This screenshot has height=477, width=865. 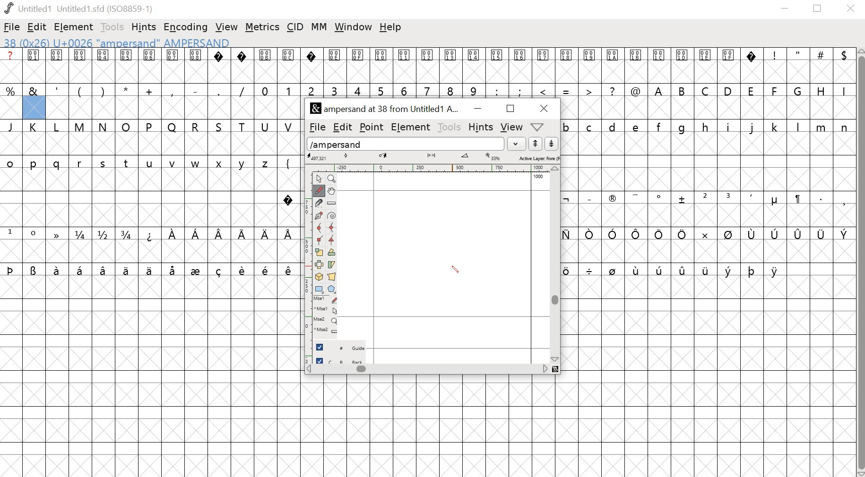 What do you see at coordinates (752, 90) in the screenshot?
I see `E` at bounding box center [752, 90].